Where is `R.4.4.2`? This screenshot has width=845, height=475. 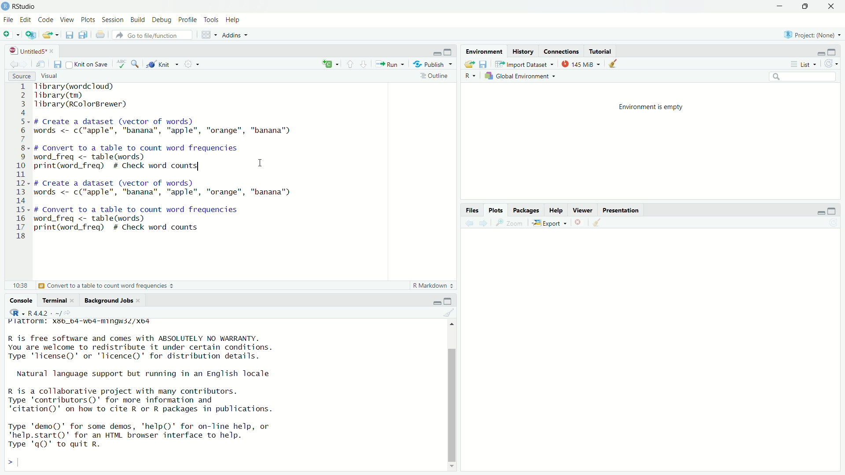 R.4.4.2 is located at coordinates (36, 313).